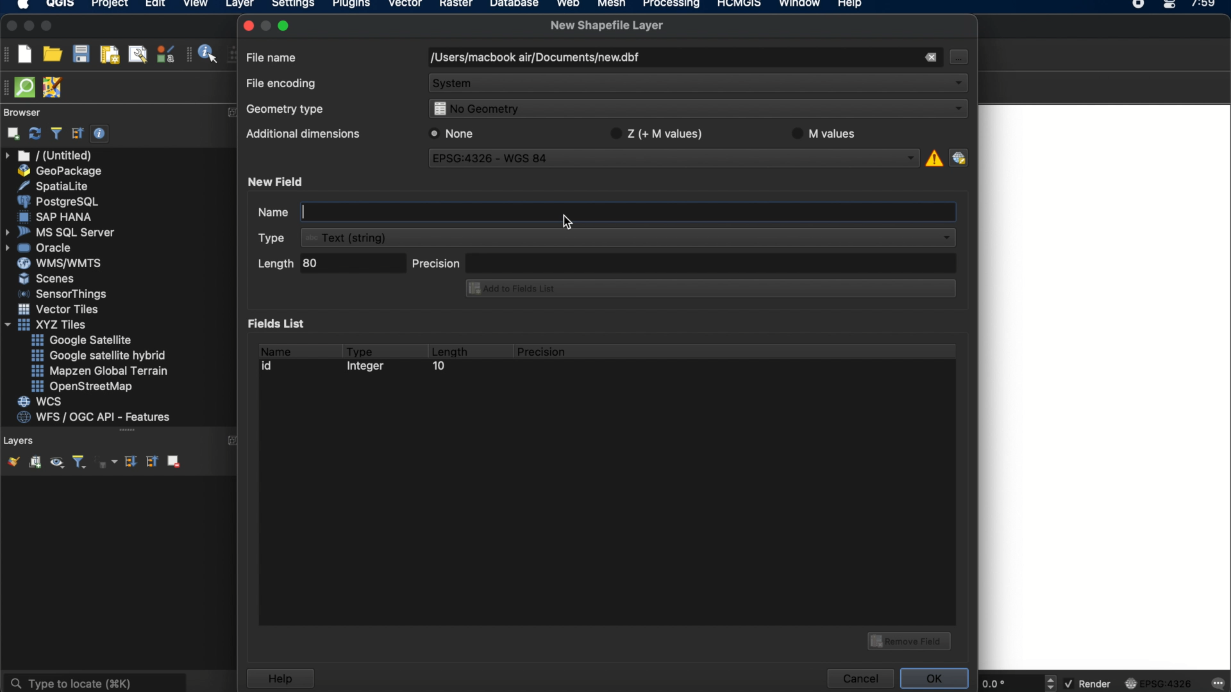  I want to click on file name, type, location, so click(534, 58).